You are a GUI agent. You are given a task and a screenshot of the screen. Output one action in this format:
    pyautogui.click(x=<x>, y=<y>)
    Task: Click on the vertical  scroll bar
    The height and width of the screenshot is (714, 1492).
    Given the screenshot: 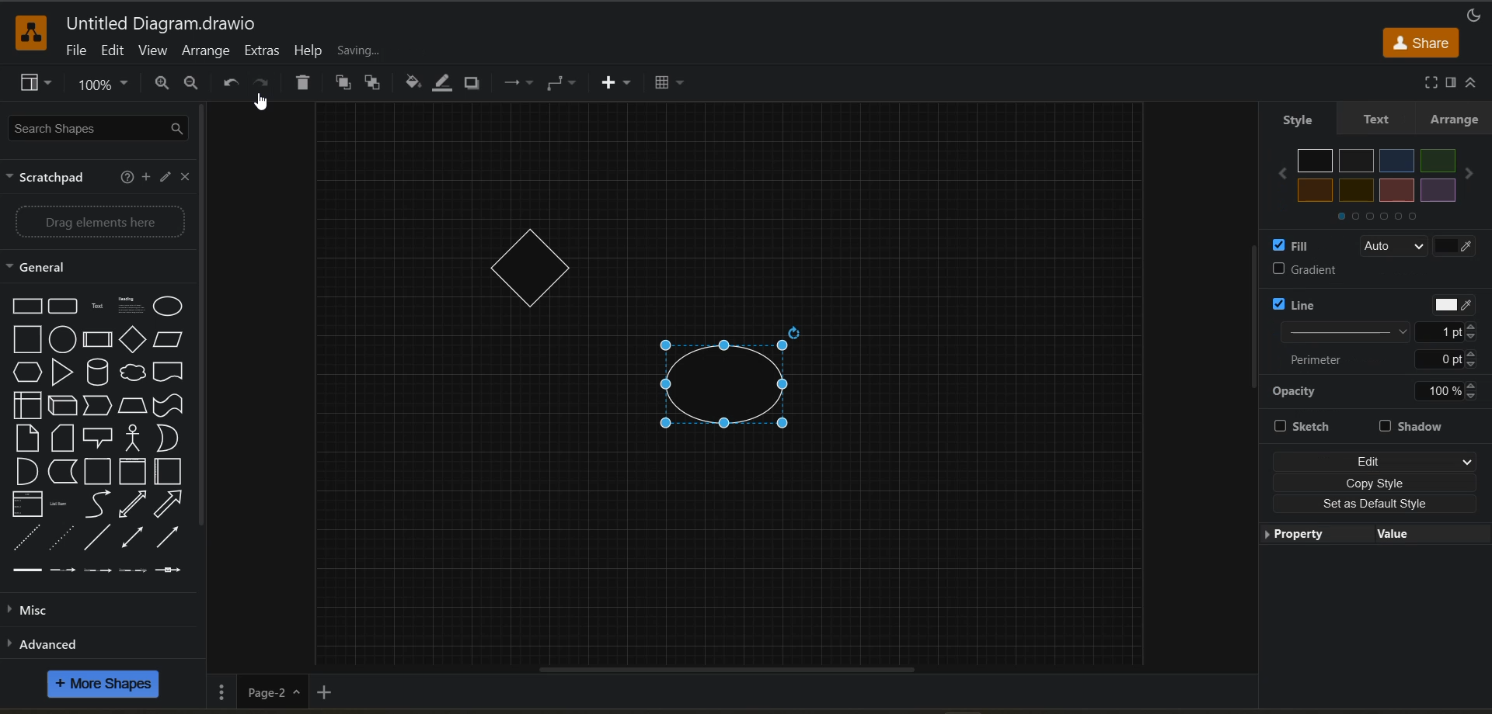 What is the action you would take?
    pyautogui.click(x=1257, y=322)
    